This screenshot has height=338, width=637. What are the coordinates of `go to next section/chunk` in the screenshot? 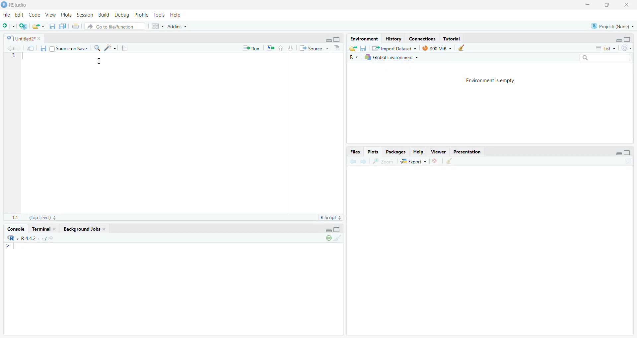 It's located at (290, 49).